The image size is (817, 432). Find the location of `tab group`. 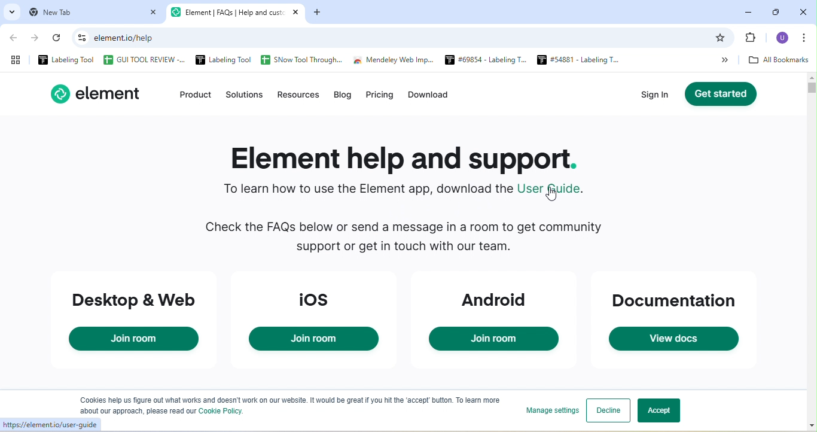

tab group is located at coordinates (16, 60).